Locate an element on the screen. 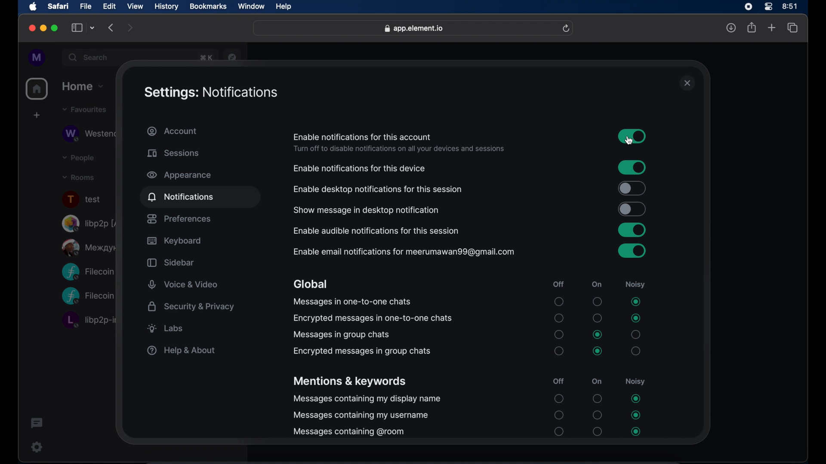 This screenshot has width=826, height=464. radio button is located at coordinates (597, 415).